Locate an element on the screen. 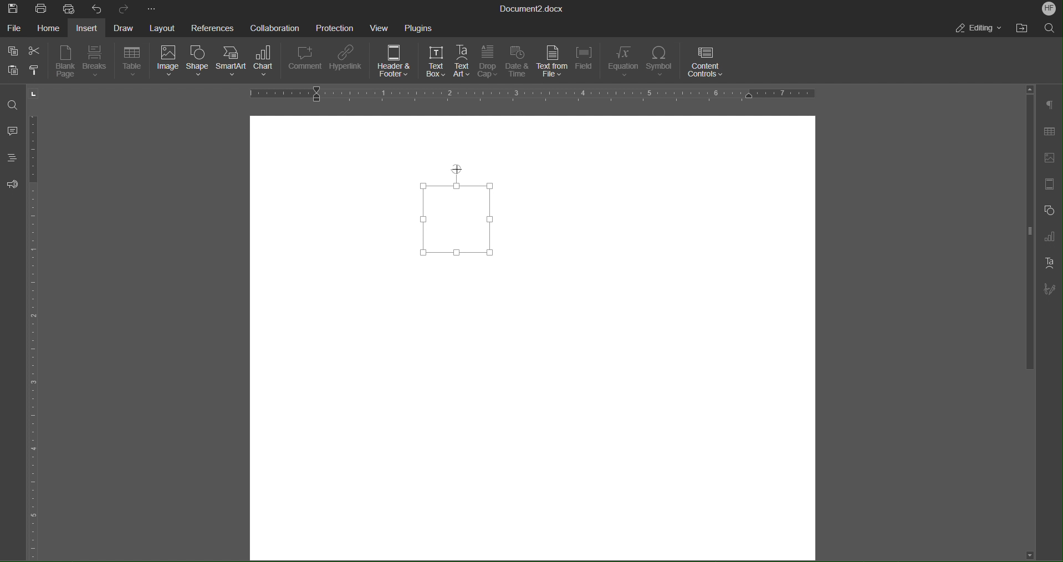  Text Box is located at coordinates (436, 61).